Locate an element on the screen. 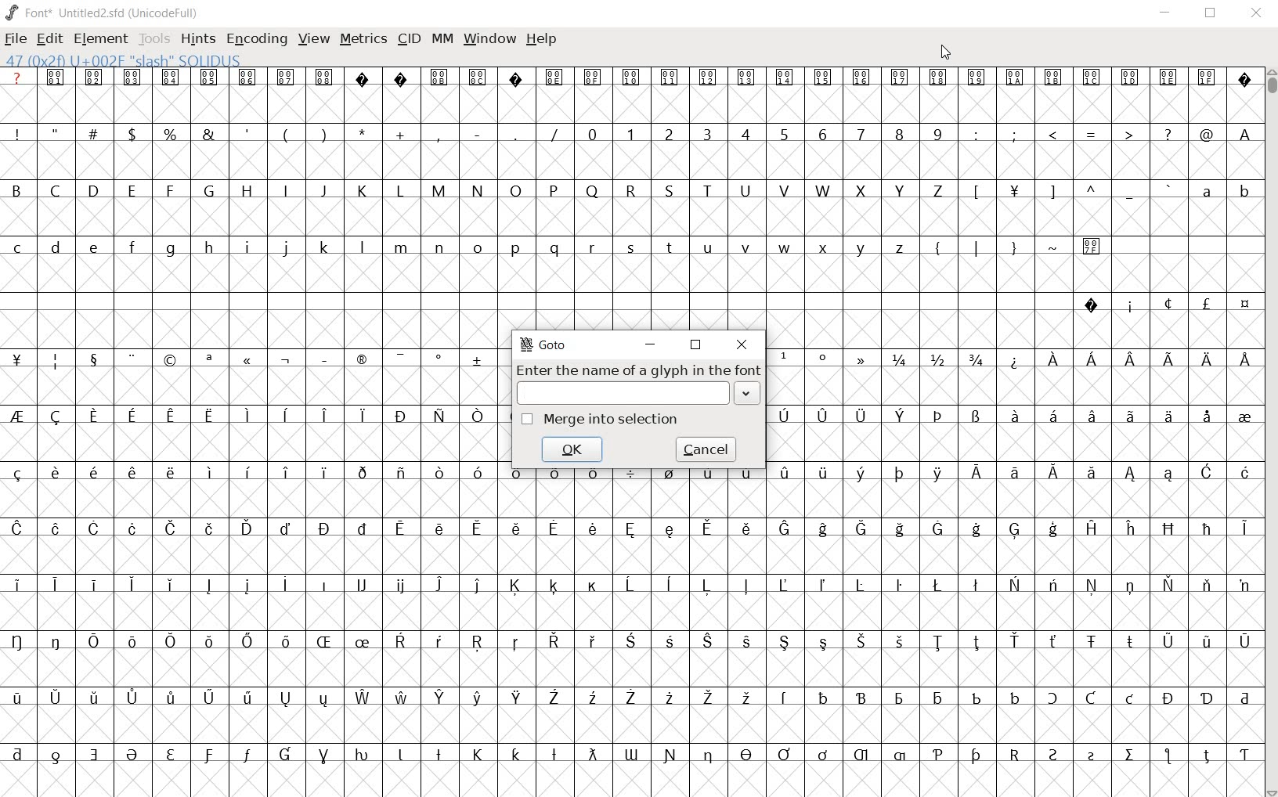  special symbols is located at coordinates (629, 77).